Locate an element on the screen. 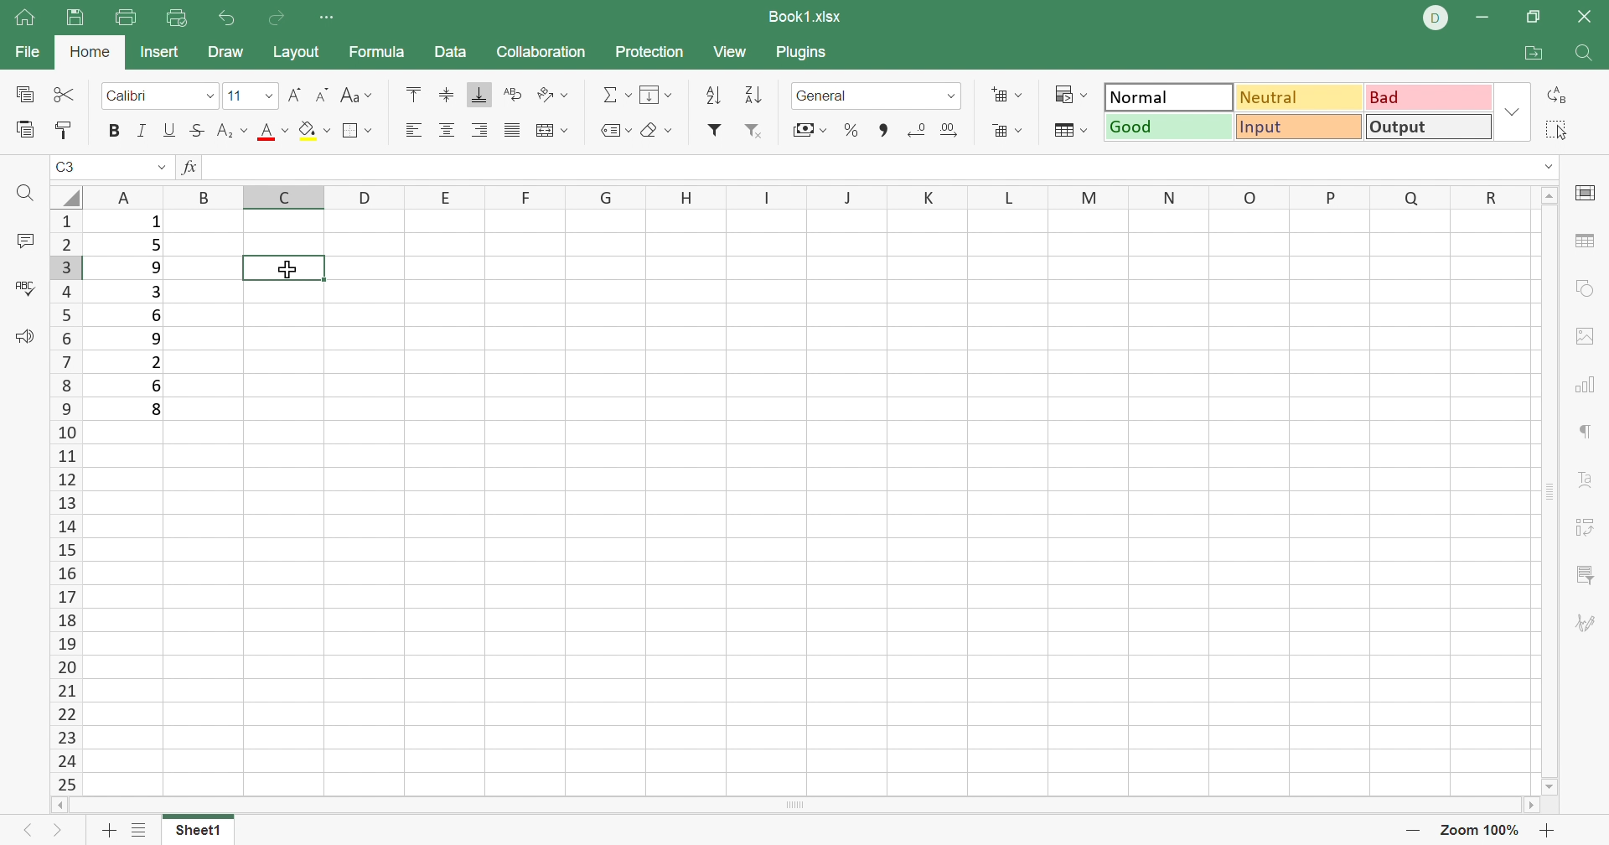 Image resolution: width=1609 pixels, height=845 pixels. Save is located at coordinates (74, 18).